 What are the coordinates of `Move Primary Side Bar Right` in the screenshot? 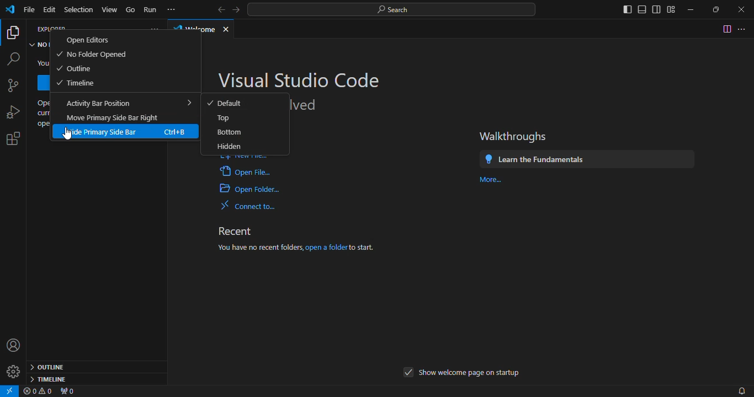 It's located at (113, 117).